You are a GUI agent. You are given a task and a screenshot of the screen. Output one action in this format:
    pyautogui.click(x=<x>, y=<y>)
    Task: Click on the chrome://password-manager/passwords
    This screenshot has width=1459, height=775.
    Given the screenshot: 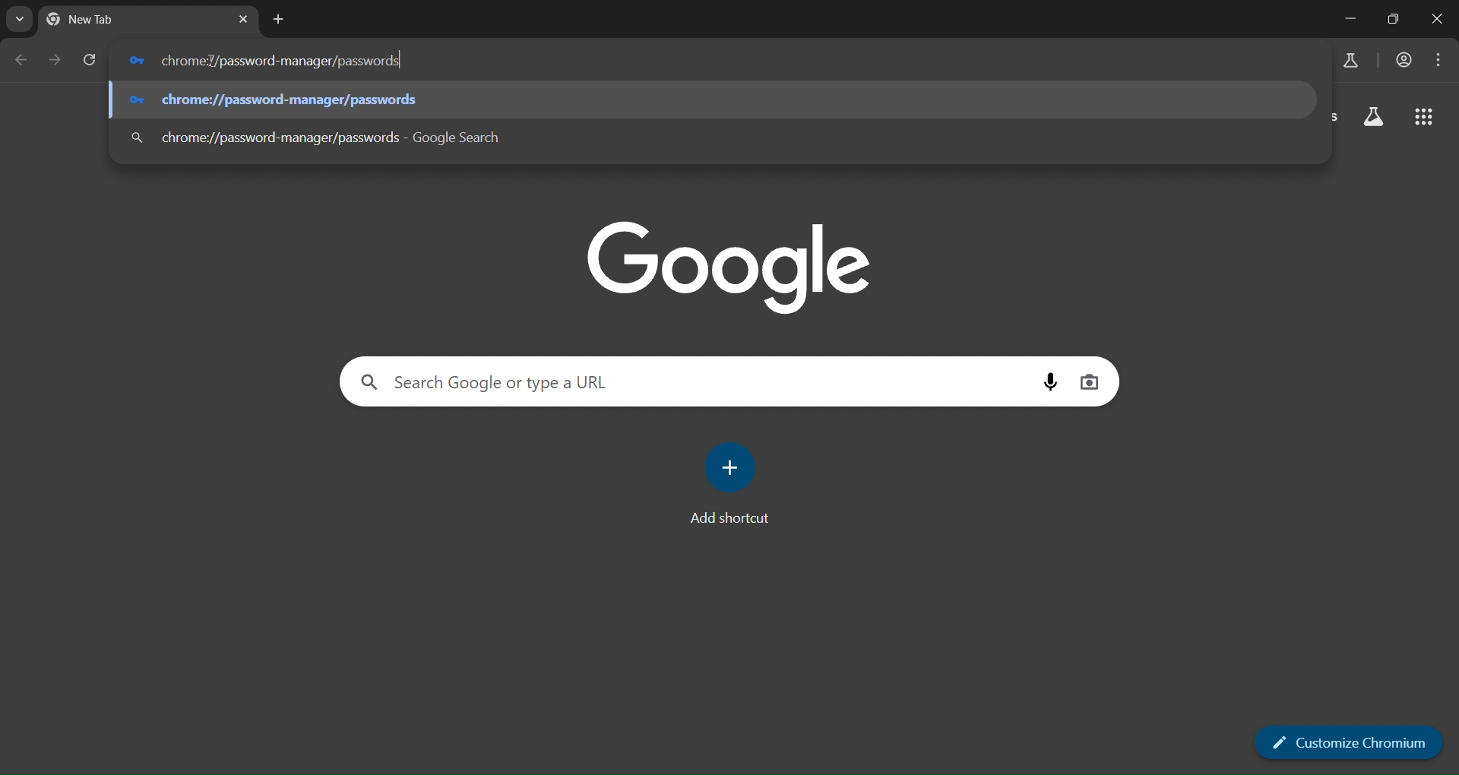 What is the action you would take?
    pyautogui.click(x=267, y=59)
    